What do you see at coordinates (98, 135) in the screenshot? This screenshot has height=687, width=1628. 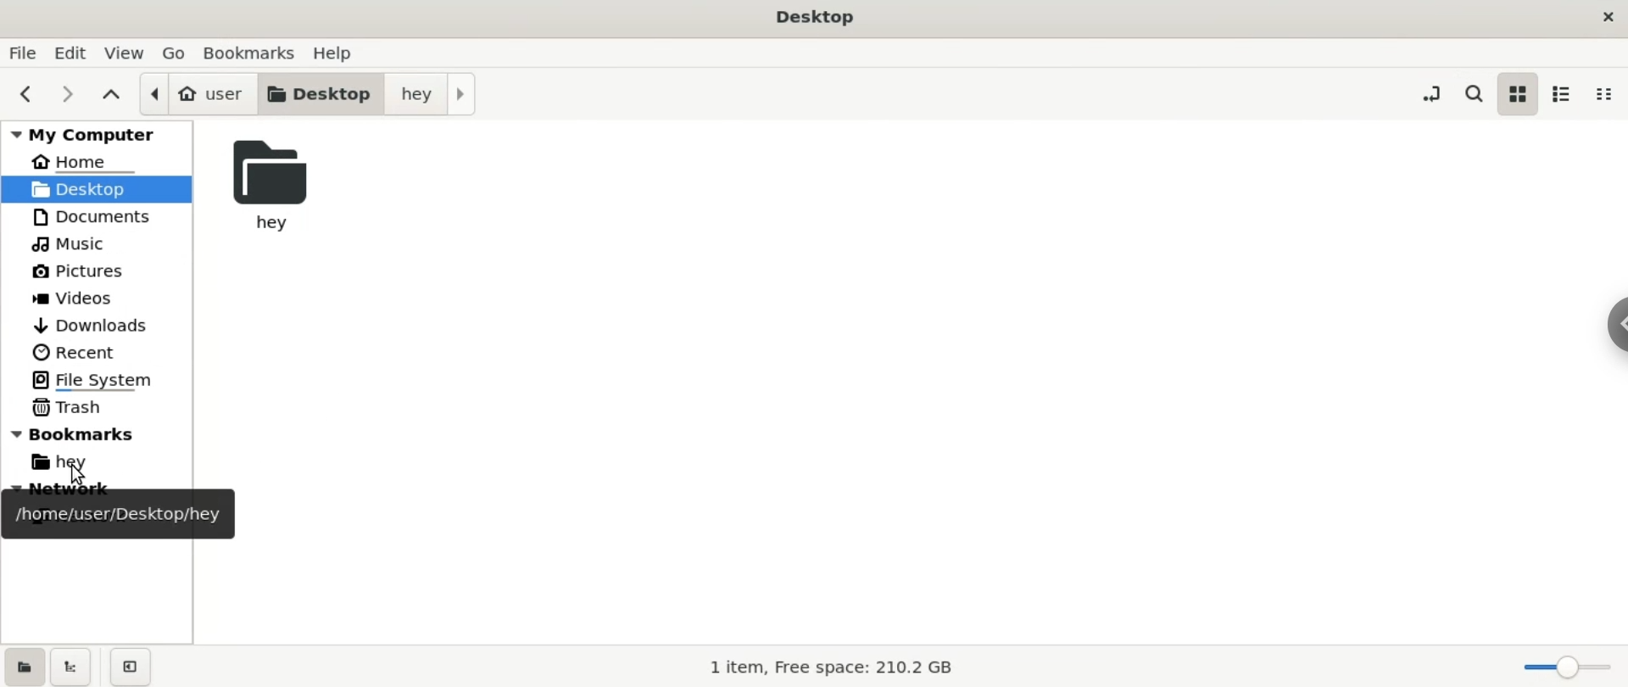 I see `my computer` at bounding box center [98, 135].